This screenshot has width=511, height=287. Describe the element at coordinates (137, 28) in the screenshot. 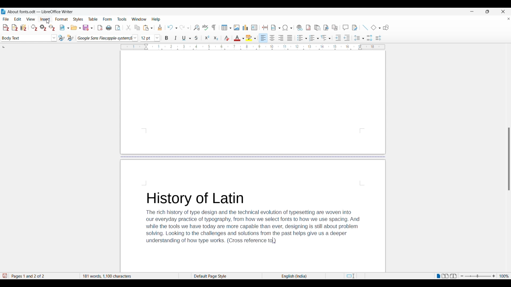

I see `Copy` at that location.